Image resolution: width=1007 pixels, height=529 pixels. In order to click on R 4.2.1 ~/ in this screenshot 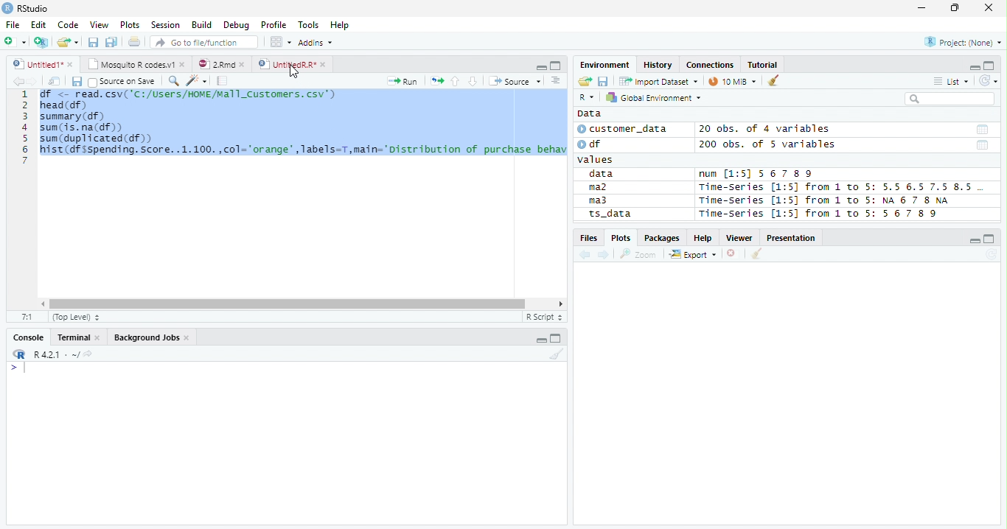, I will do `click(55, 354)`.